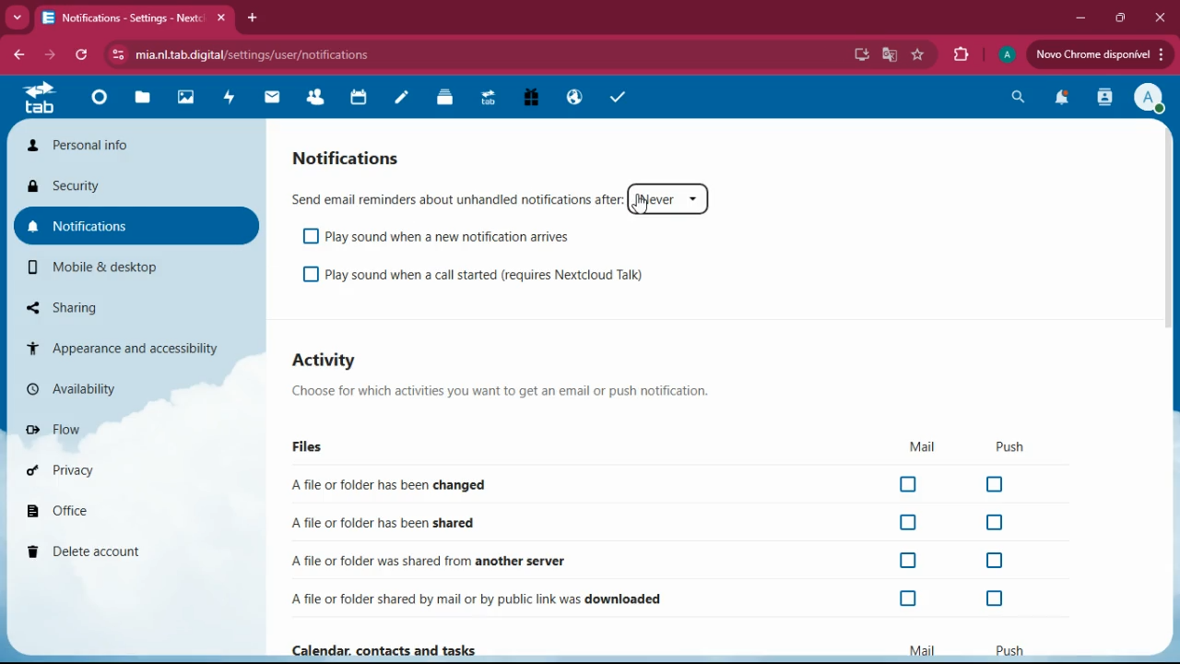 The image size is (1180, 664). What do you see at coordinates (575, 98) in the screenshot?
I see `public` at bounding box center [575, 98].